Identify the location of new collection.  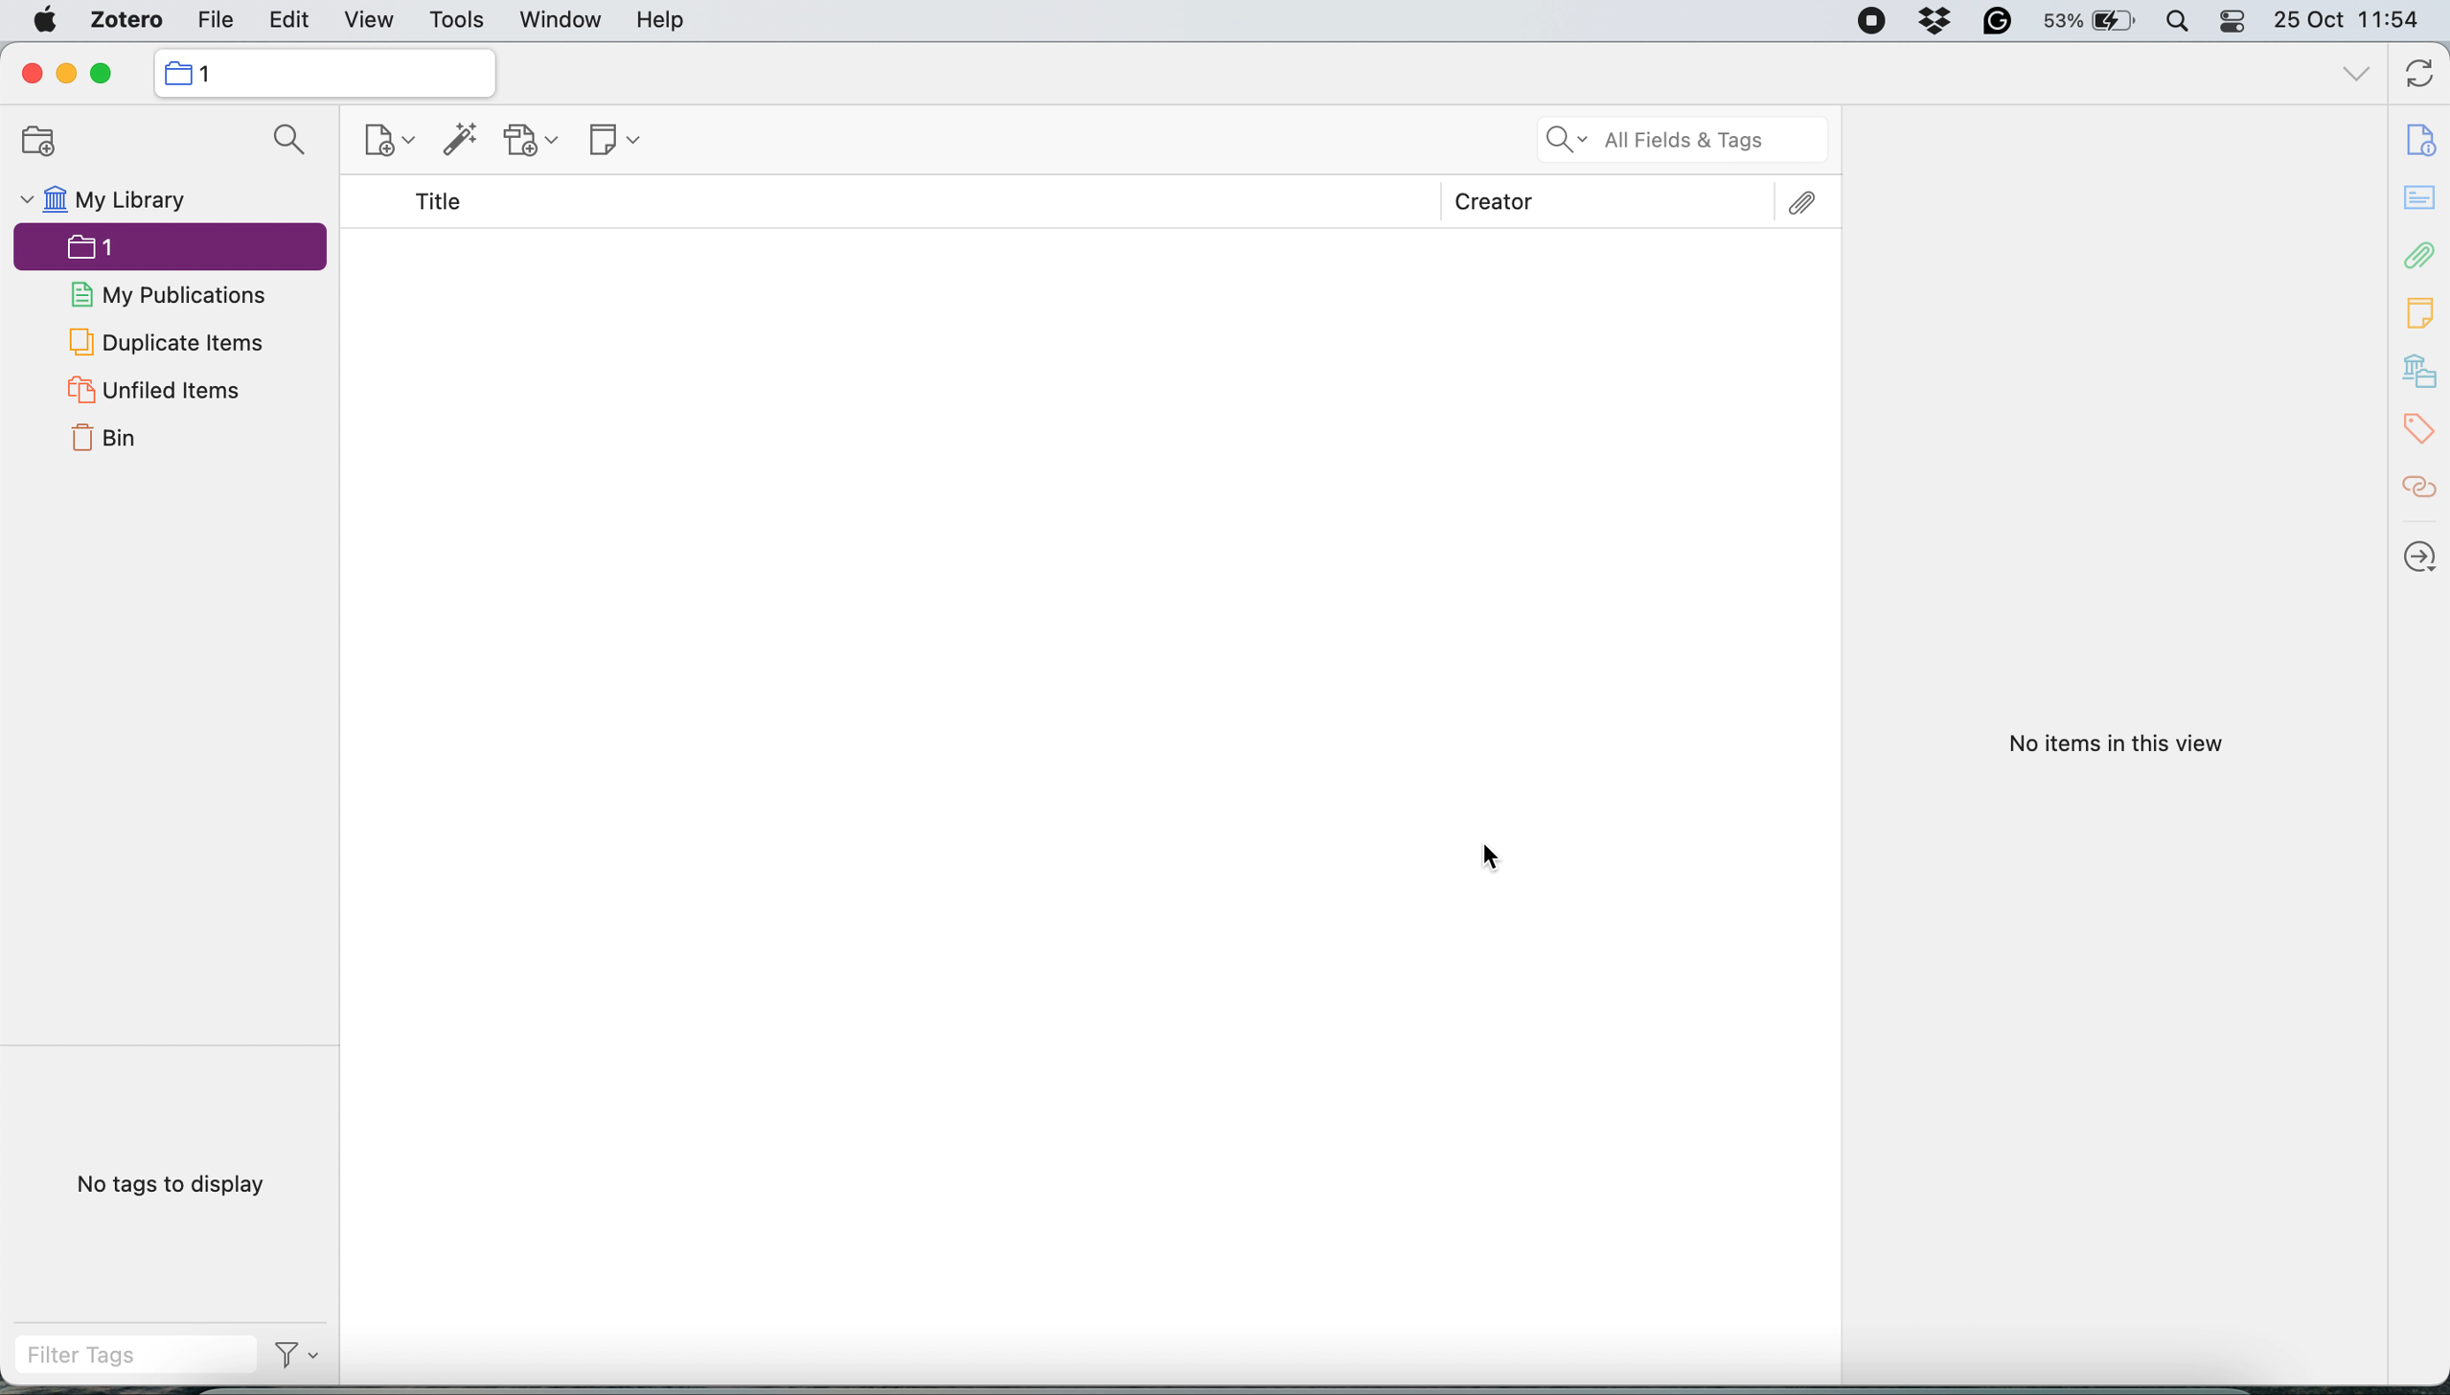
(48, 139).